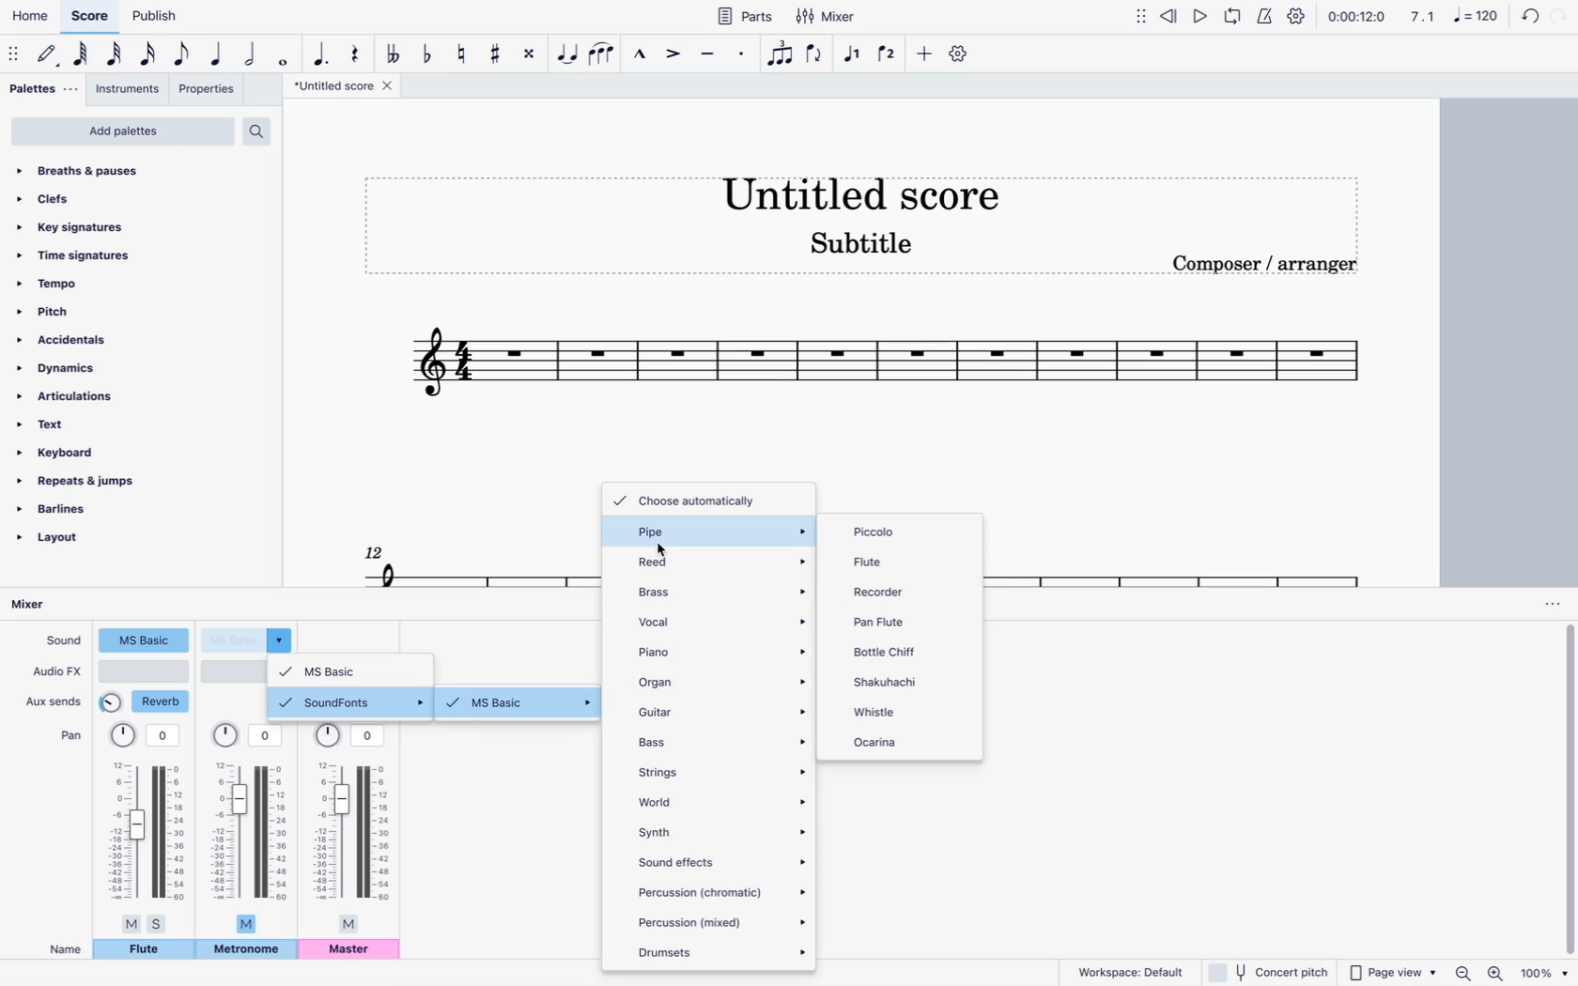  Describe the element at coordinates (1268, 16) in the screenshot. I see `metronome` at that location.